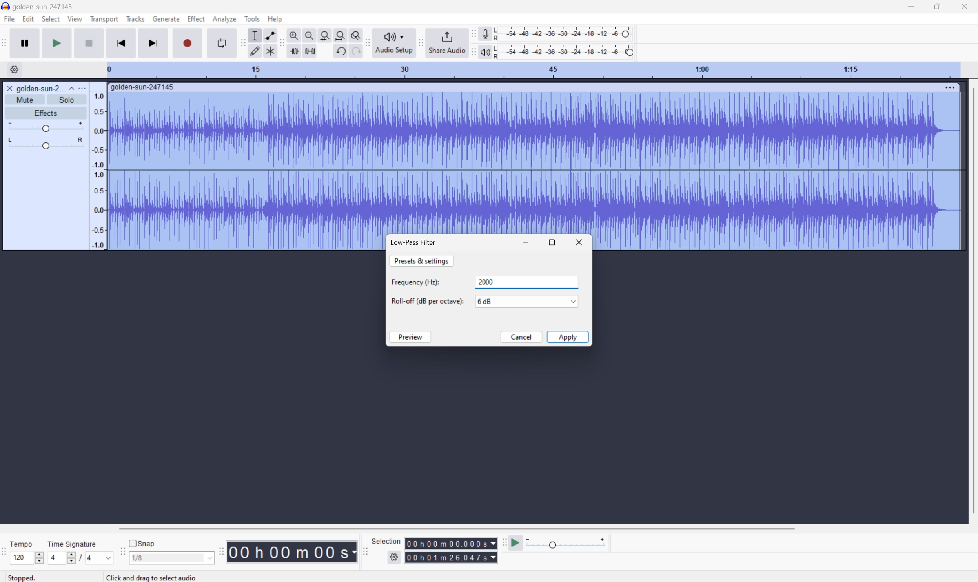 The height and width of the screenshot is (582, 978). What do you see at coordinates (949, 87) in the screenshot?
I see `More` at bounding box center [949, 87].